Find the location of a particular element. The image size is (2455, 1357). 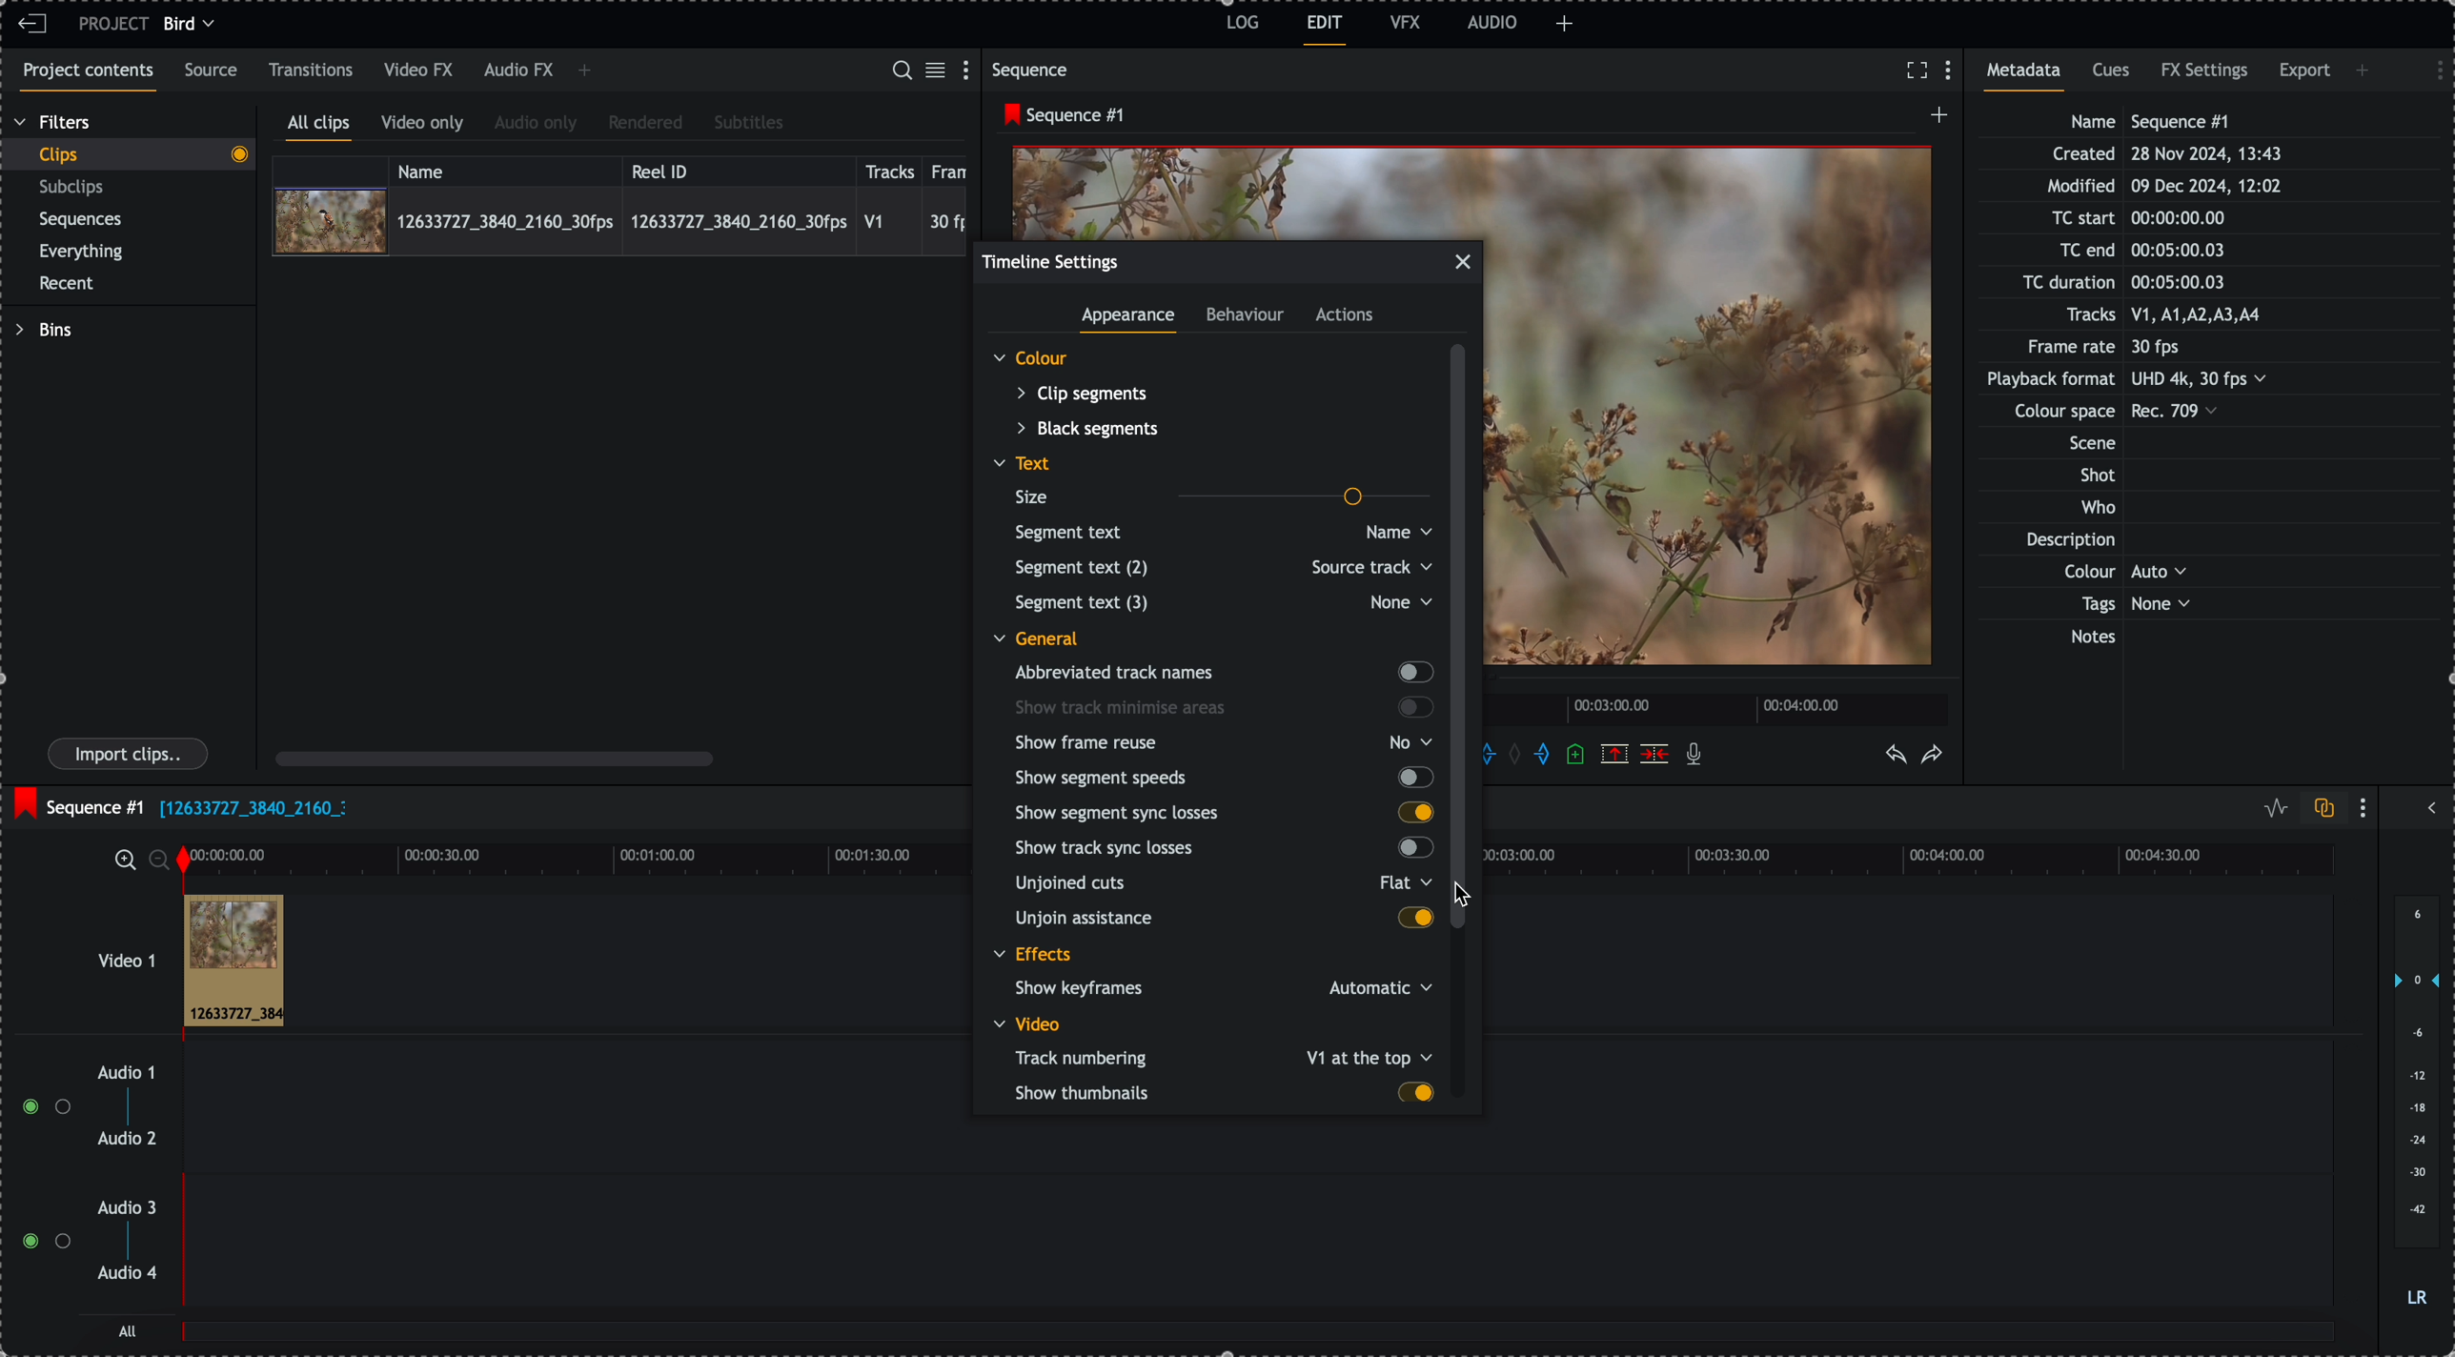

picture is located at coordinates (1716, 417).